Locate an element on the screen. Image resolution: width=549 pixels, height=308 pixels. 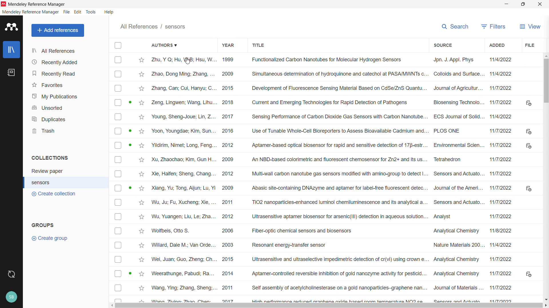
Scroll up  is located at coordinates (546, 55).